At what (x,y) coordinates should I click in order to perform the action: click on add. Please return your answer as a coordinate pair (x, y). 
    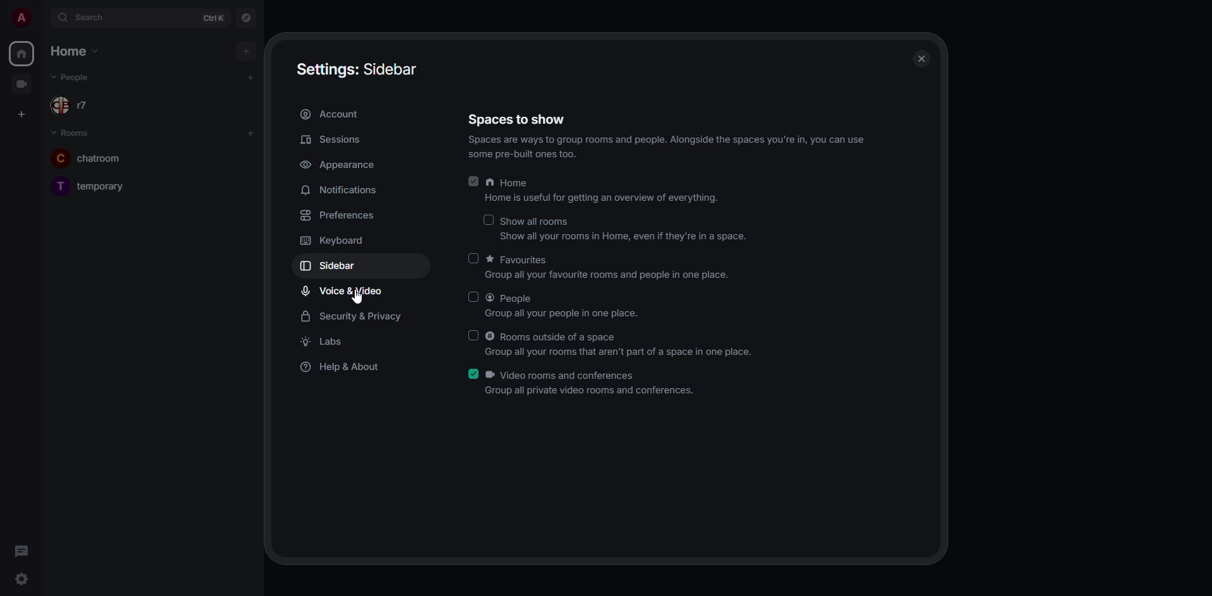
    Looking at the image, I should click on (251, 133).